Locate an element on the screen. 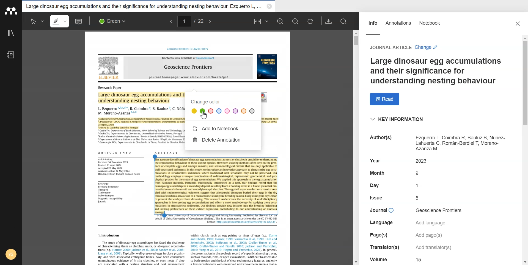  Add to Notebook is located at coordinates (217, 129).